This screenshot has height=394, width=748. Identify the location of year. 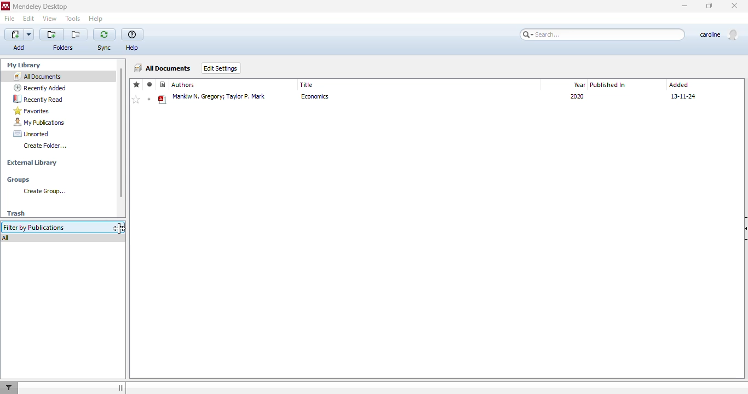
(578, 84).